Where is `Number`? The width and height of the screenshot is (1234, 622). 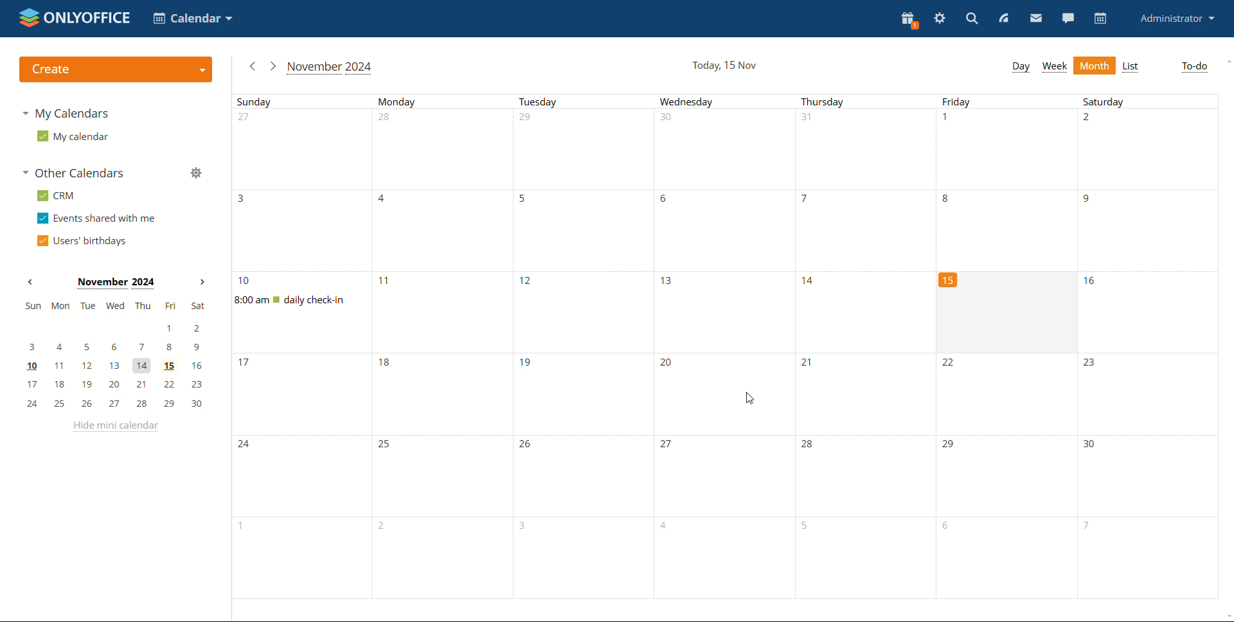 Number is located at coordinates (666, 119).